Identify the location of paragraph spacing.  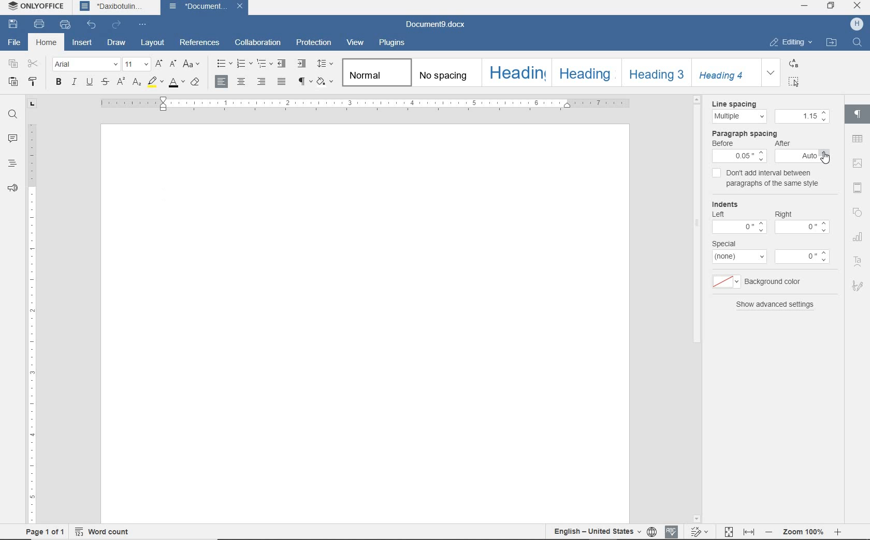
(744, 133).